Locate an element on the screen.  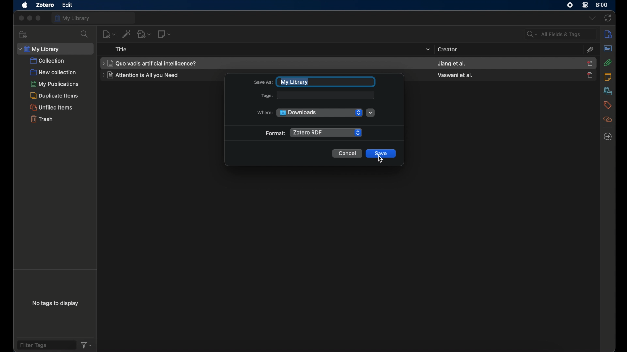
save as: is located at coordinates (264, 82).